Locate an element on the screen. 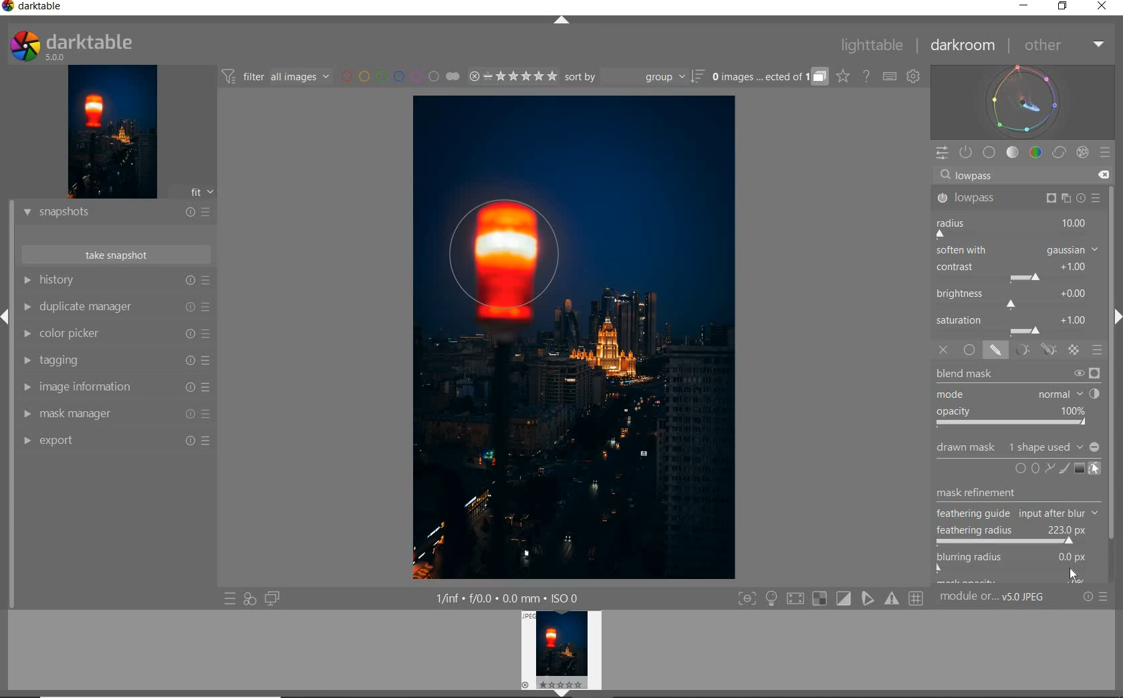  SATURATION is located at coordinates (1018, 324).